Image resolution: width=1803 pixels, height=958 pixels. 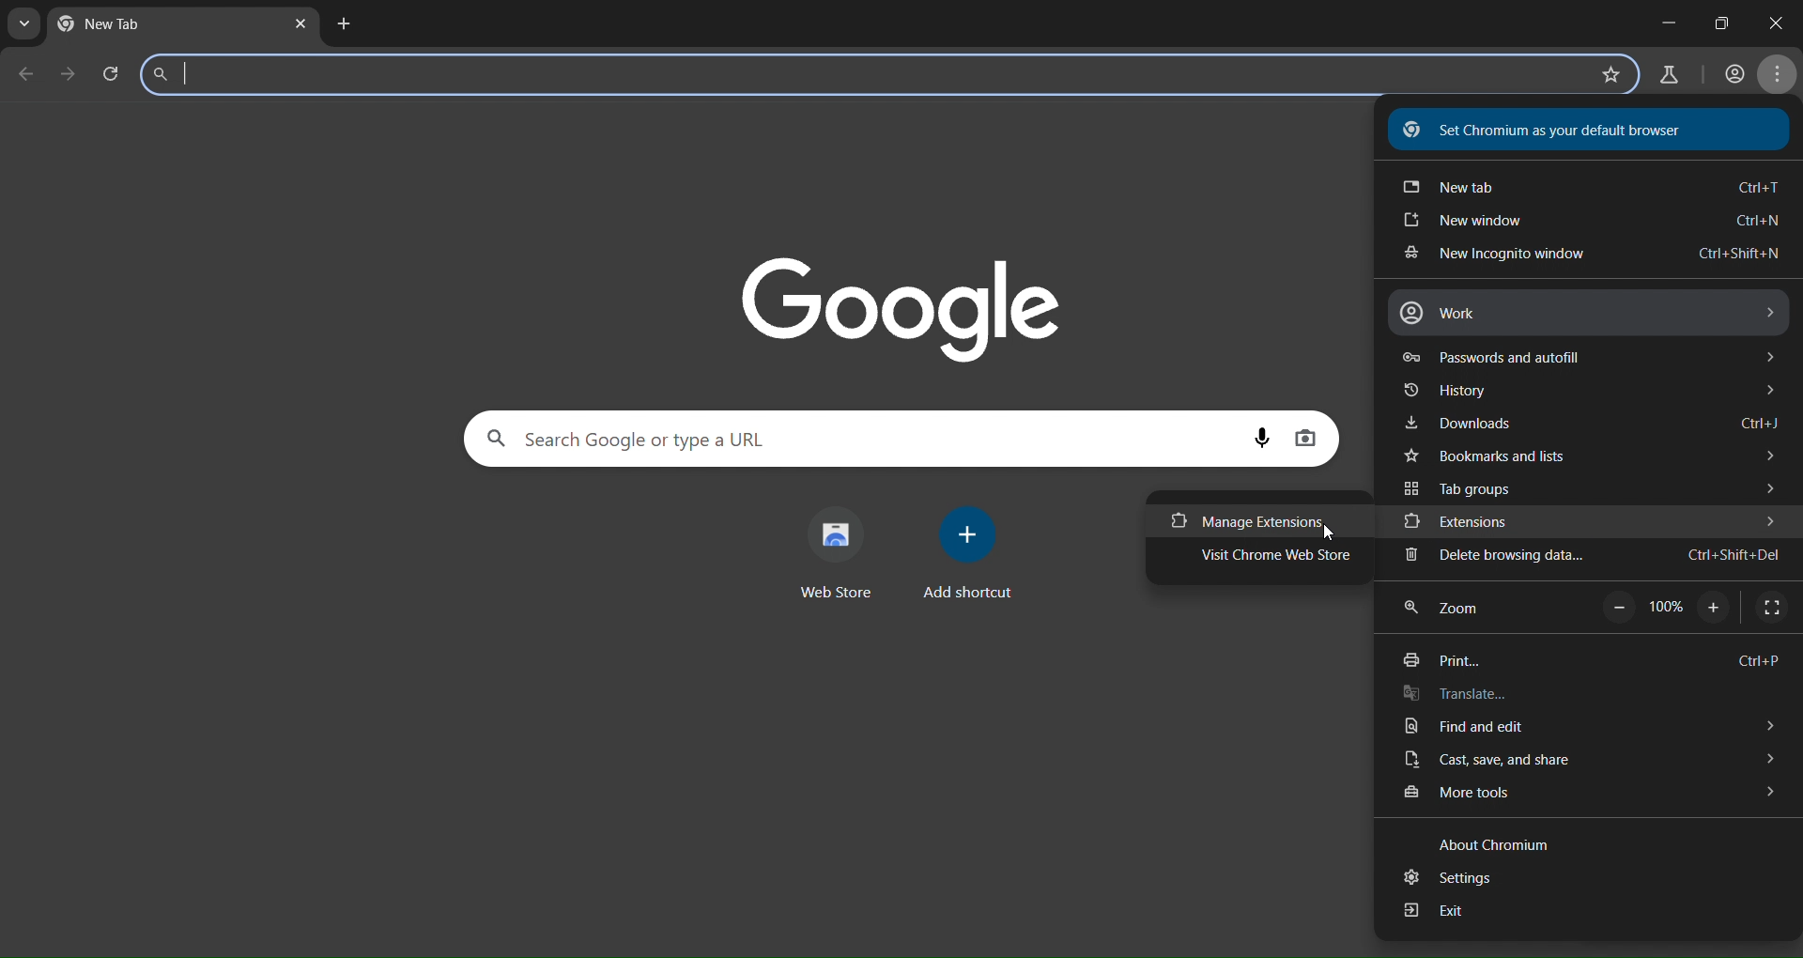 What do you see at coordinates (113, 24) in the screenshot?
I see `current tab` at bounding box center [113, 24].